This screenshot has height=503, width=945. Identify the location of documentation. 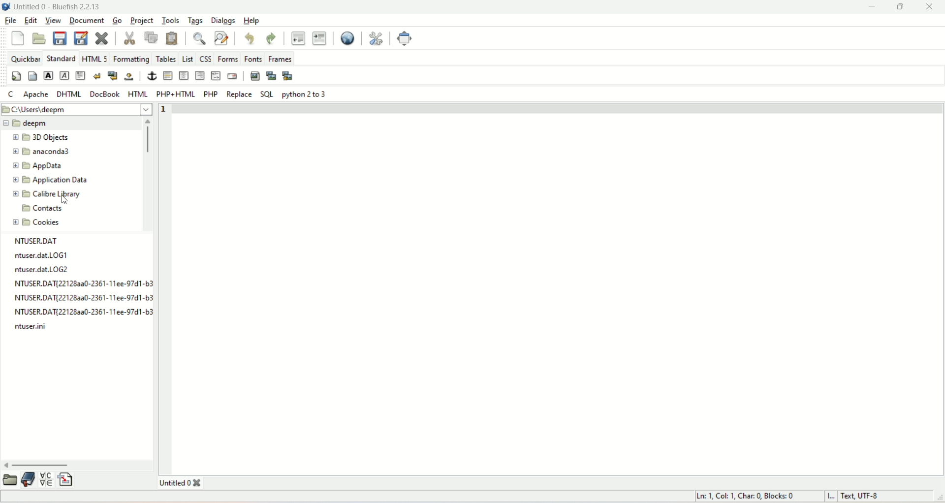
(29, 479).